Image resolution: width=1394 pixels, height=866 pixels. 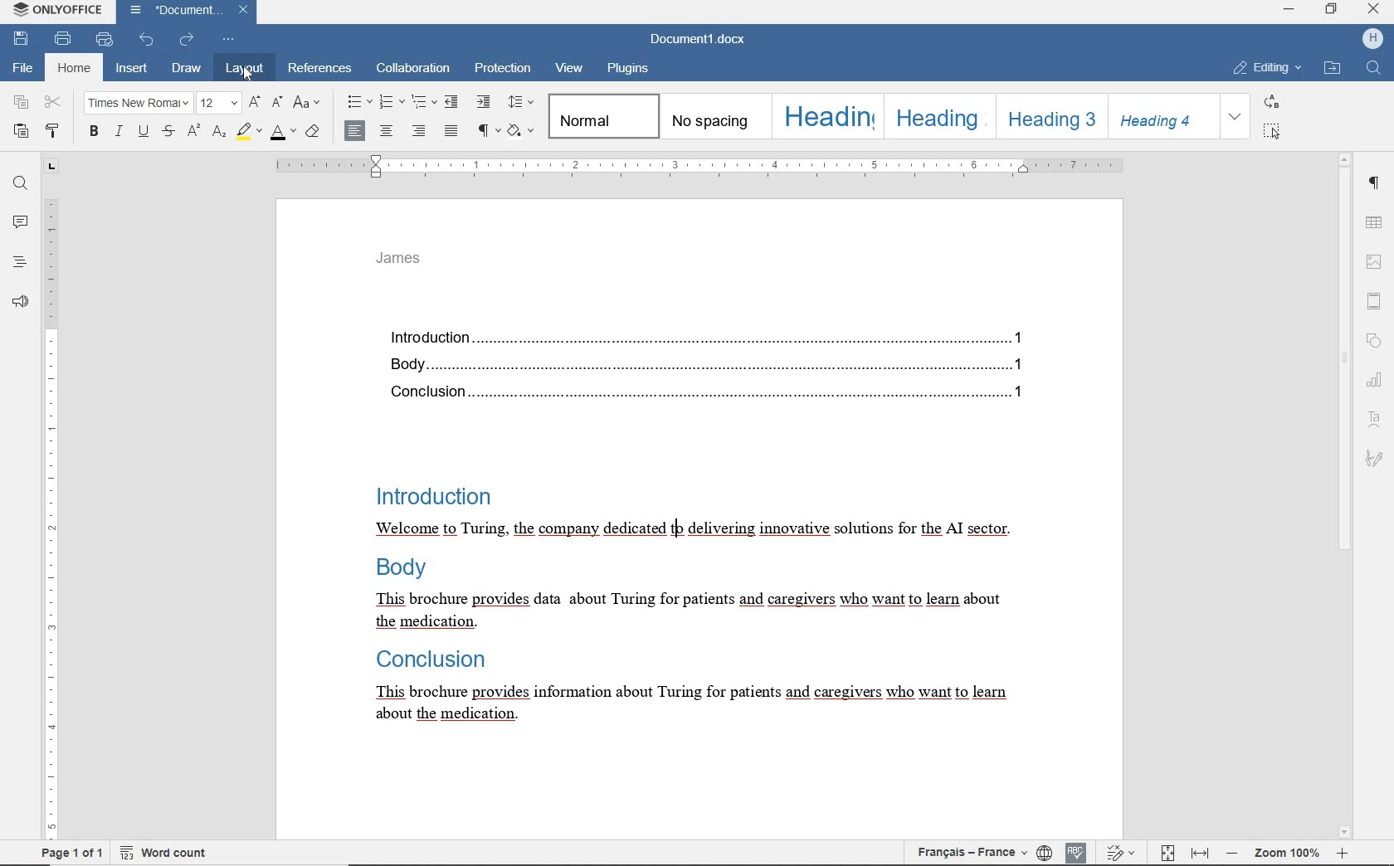 I want to click on cut, so click(x=54, y=101).